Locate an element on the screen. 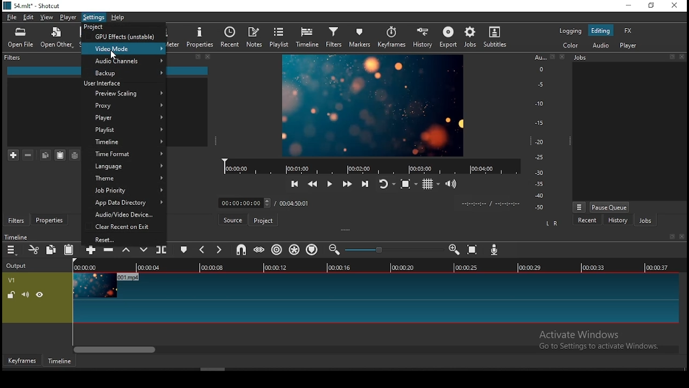 The width and height of the screenshot is (689, 388). Au... is located at coordinates (538, 57).